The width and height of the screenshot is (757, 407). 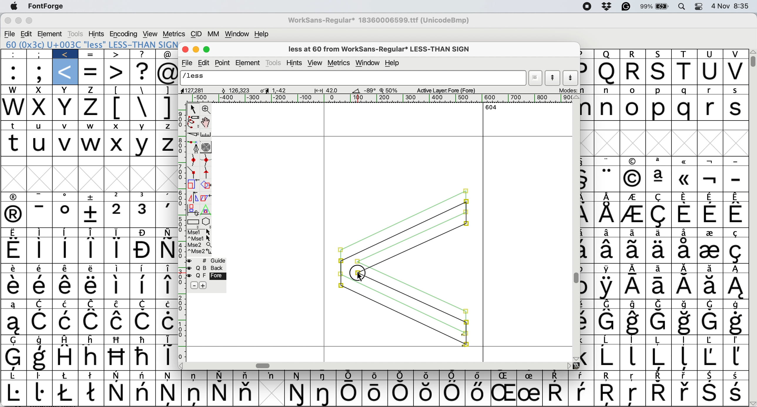 I want to click on Symbol, so click(x=684, y=251).